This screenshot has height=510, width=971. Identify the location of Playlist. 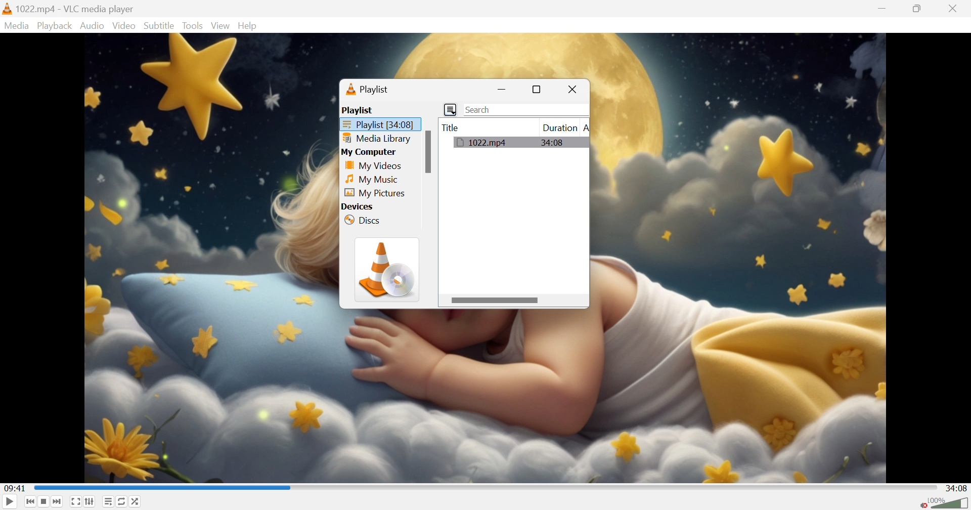
(358, 110).